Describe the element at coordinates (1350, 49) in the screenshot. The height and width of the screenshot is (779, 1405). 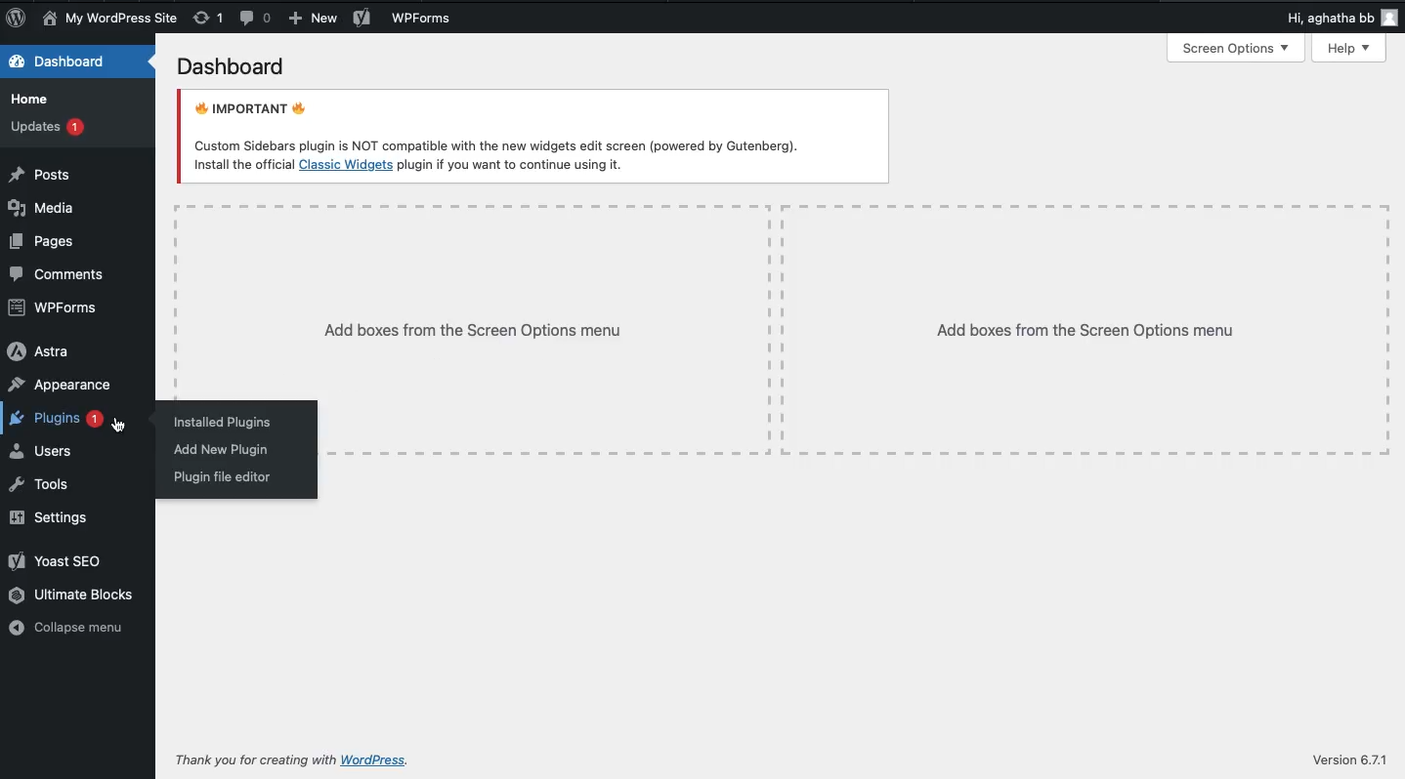
I see `Help` at that location.